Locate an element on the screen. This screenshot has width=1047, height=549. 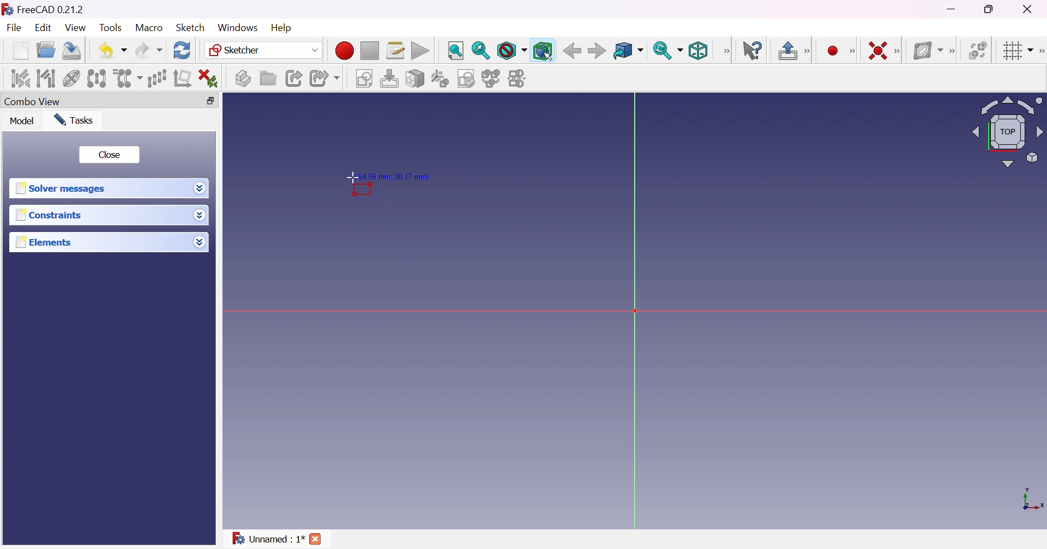
Solver message is located at coordinates (63, 189).